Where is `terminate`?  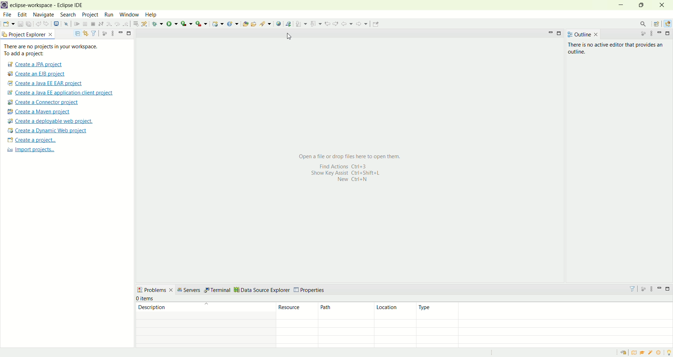 terminate is located at coordinates (93, 24).